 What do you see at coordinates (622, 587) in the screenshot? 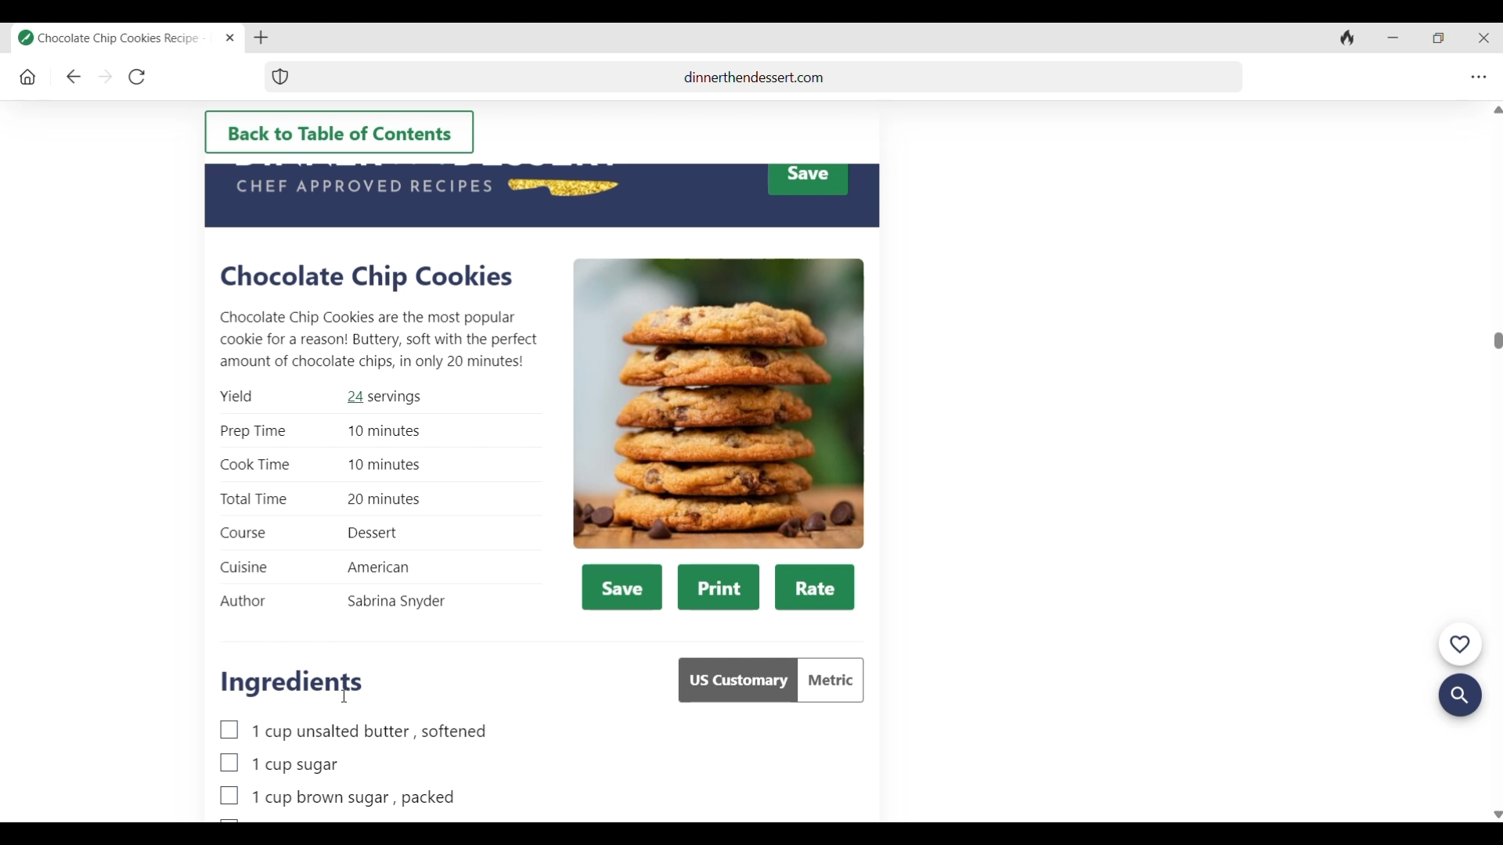
I see `Save recipe` at bounding box center [622, 587].